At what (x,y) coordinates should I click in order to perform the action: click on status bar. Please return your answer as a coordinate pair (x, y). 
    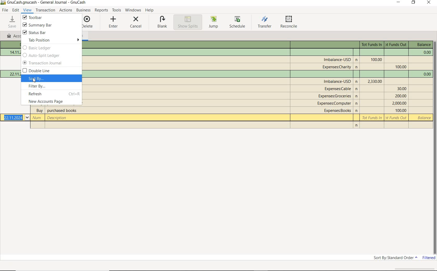
    Looking at the image, I should click on (36, 32).